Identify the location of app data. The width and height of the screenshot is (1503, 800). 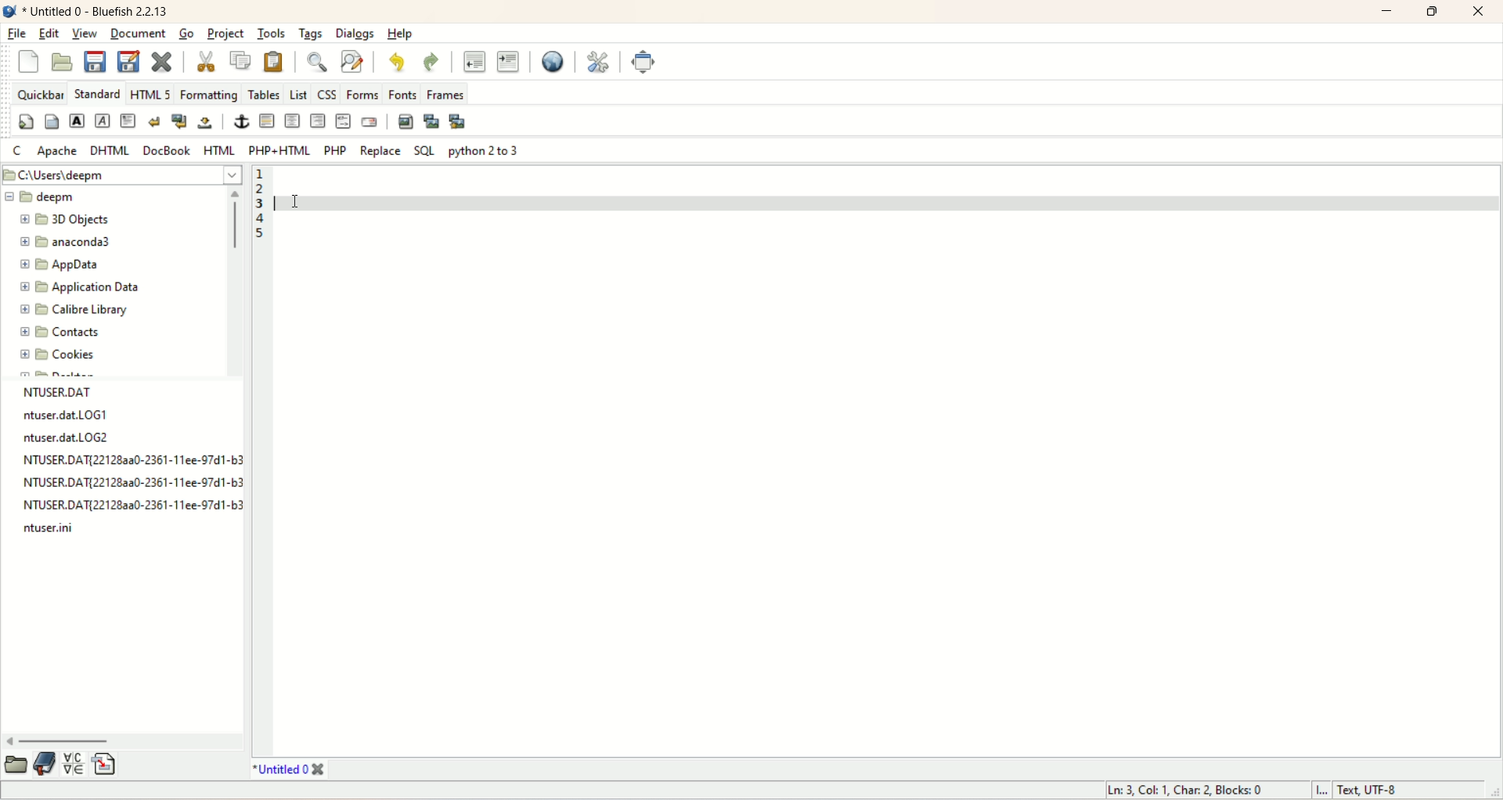
(61, 265).